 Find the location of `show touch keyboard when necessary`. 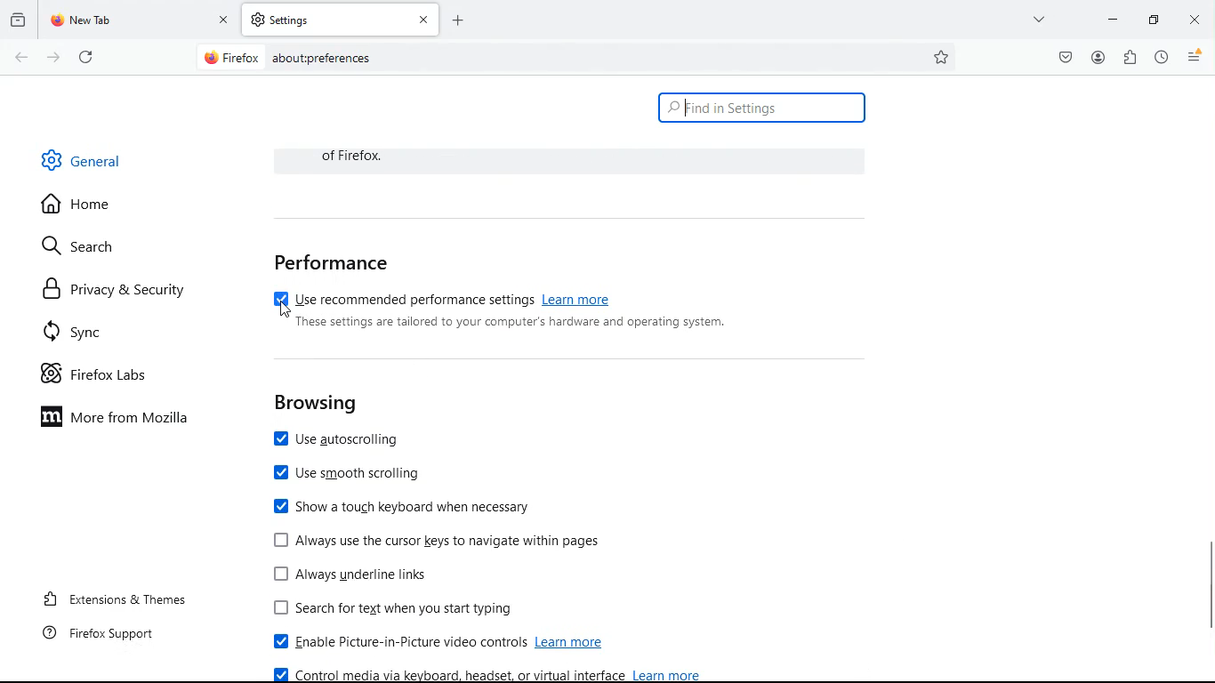

show touch keyboard when necessary is located at coordinates (403, 506).